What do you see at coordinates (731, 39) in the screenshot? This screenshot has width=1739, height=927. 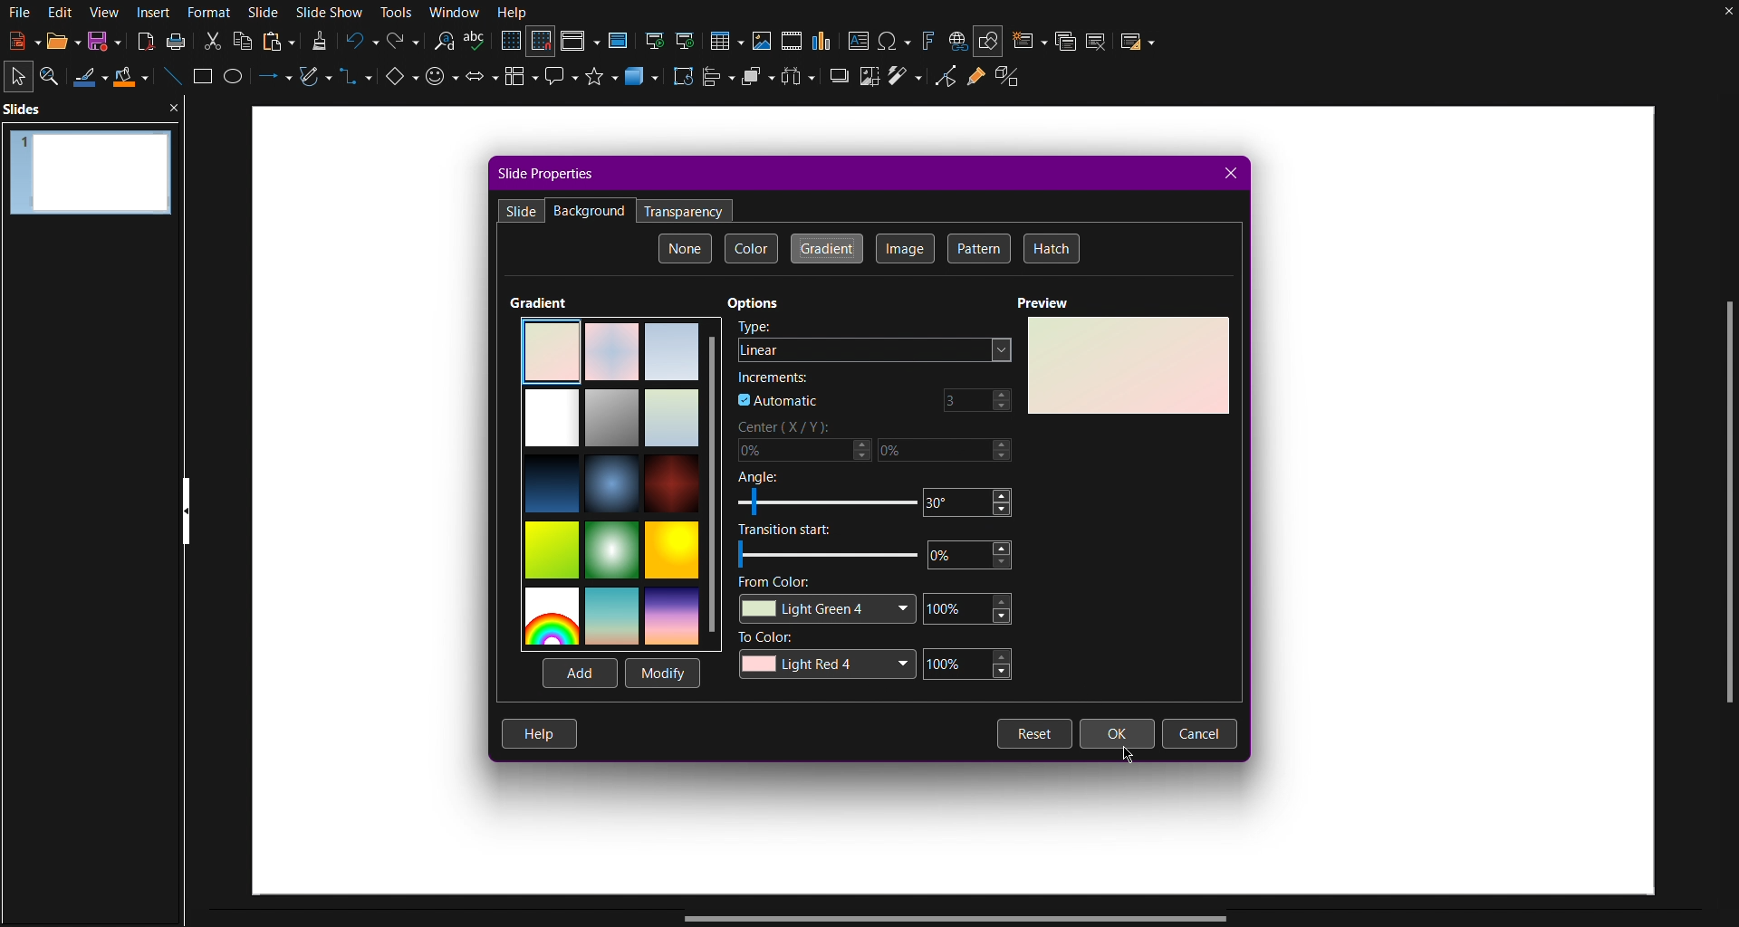 I see `Insert Table` at bounding box center [731, 39].